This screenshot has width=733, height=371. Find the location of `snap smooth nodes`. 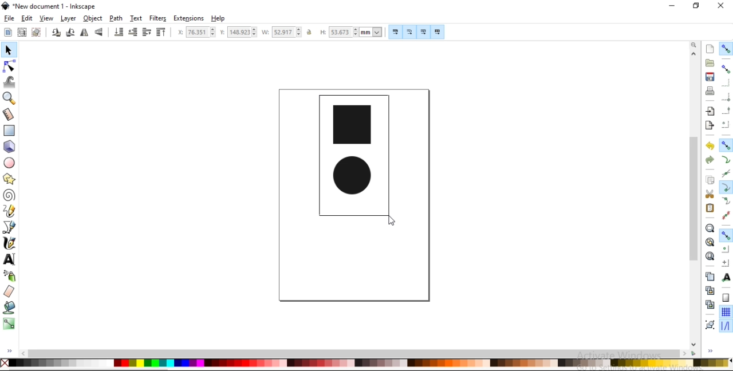

snap smooth nodes is located at coordinates (726, 201).